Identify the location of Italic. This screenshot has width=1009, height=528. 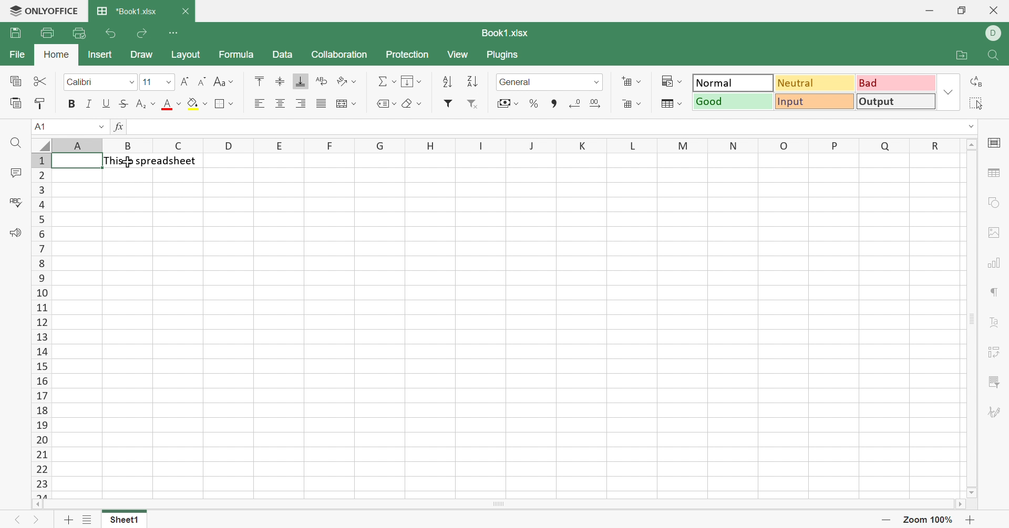
(90, 103).